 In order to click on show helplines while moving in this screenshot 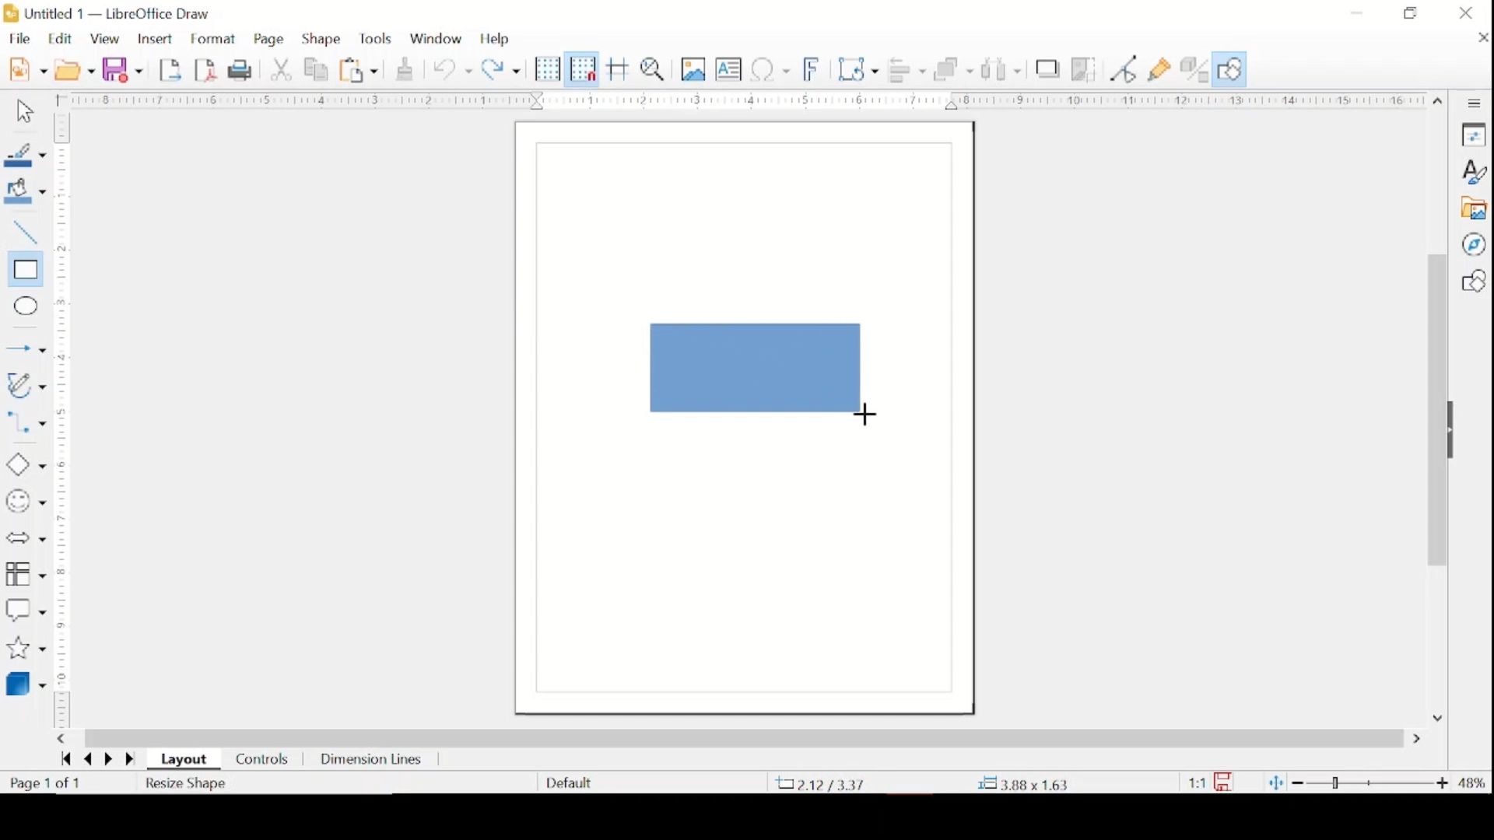, I will do `click(619, 68)`.